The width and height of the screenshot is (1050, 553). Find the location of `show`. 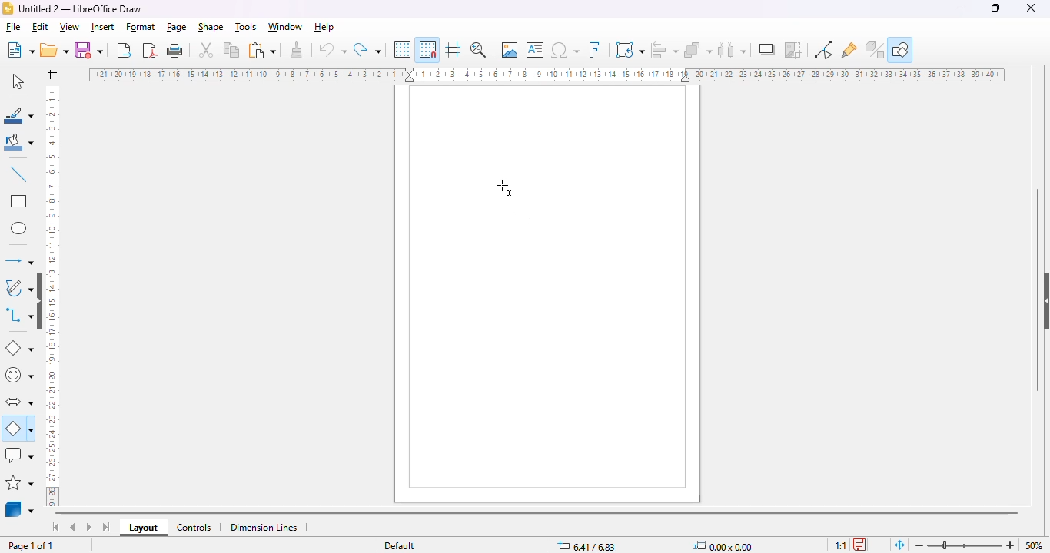

show is located at coordinates (41, 301).